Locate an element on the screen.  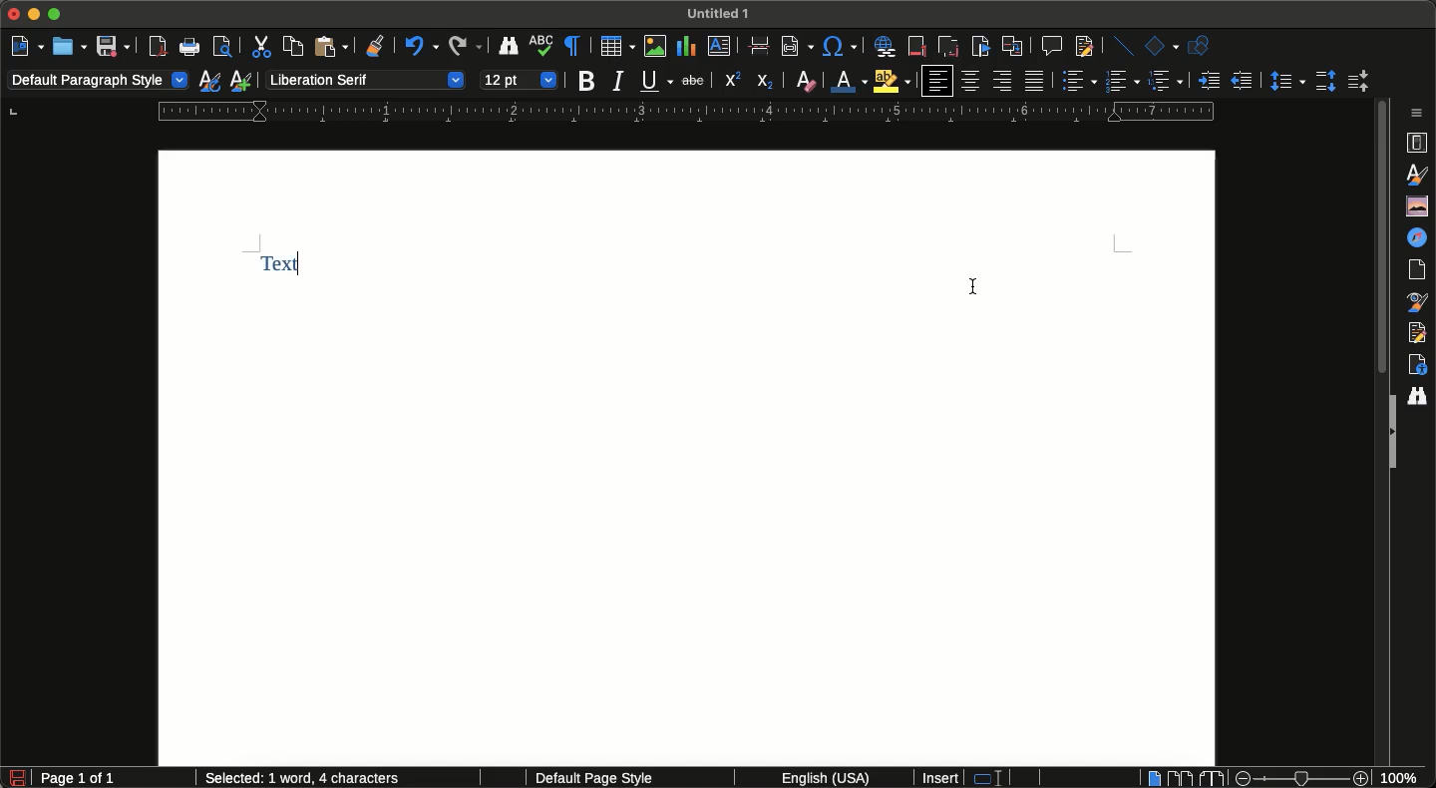
Center vertically  is located at coordinates (971, 81).